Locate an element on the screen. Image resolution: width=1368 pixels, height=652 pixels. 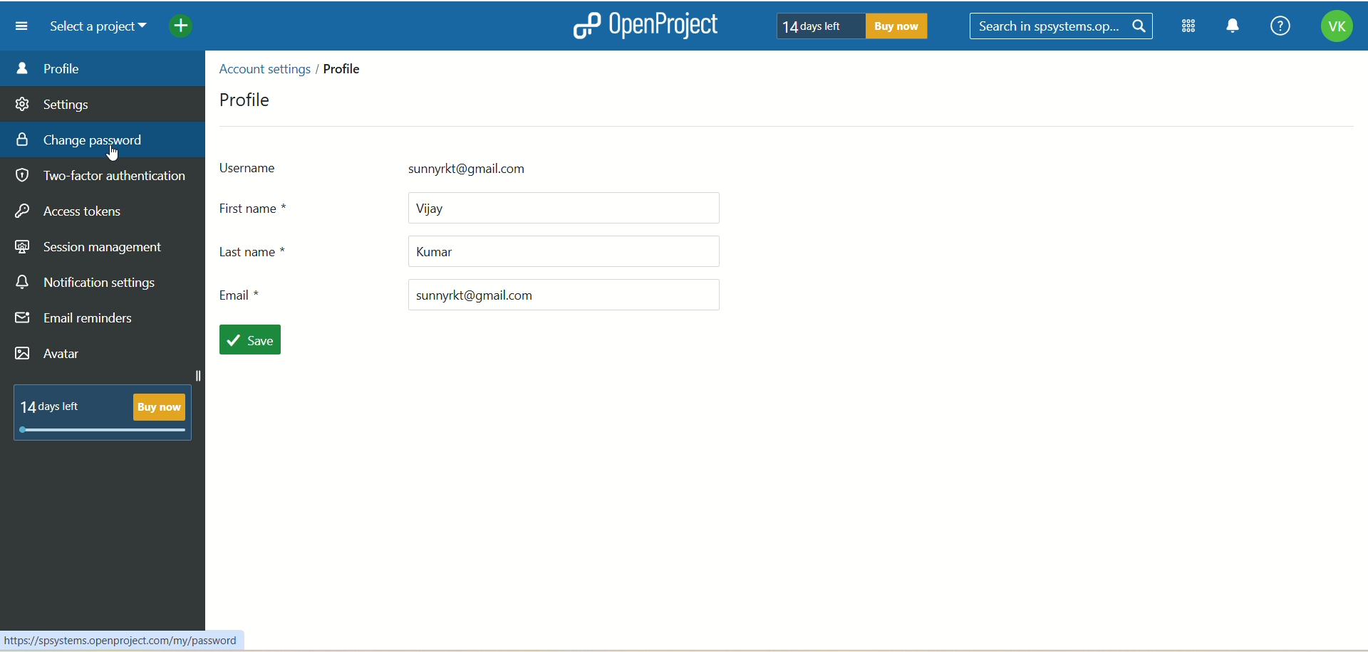
help is located at coordinates (1276, 27).